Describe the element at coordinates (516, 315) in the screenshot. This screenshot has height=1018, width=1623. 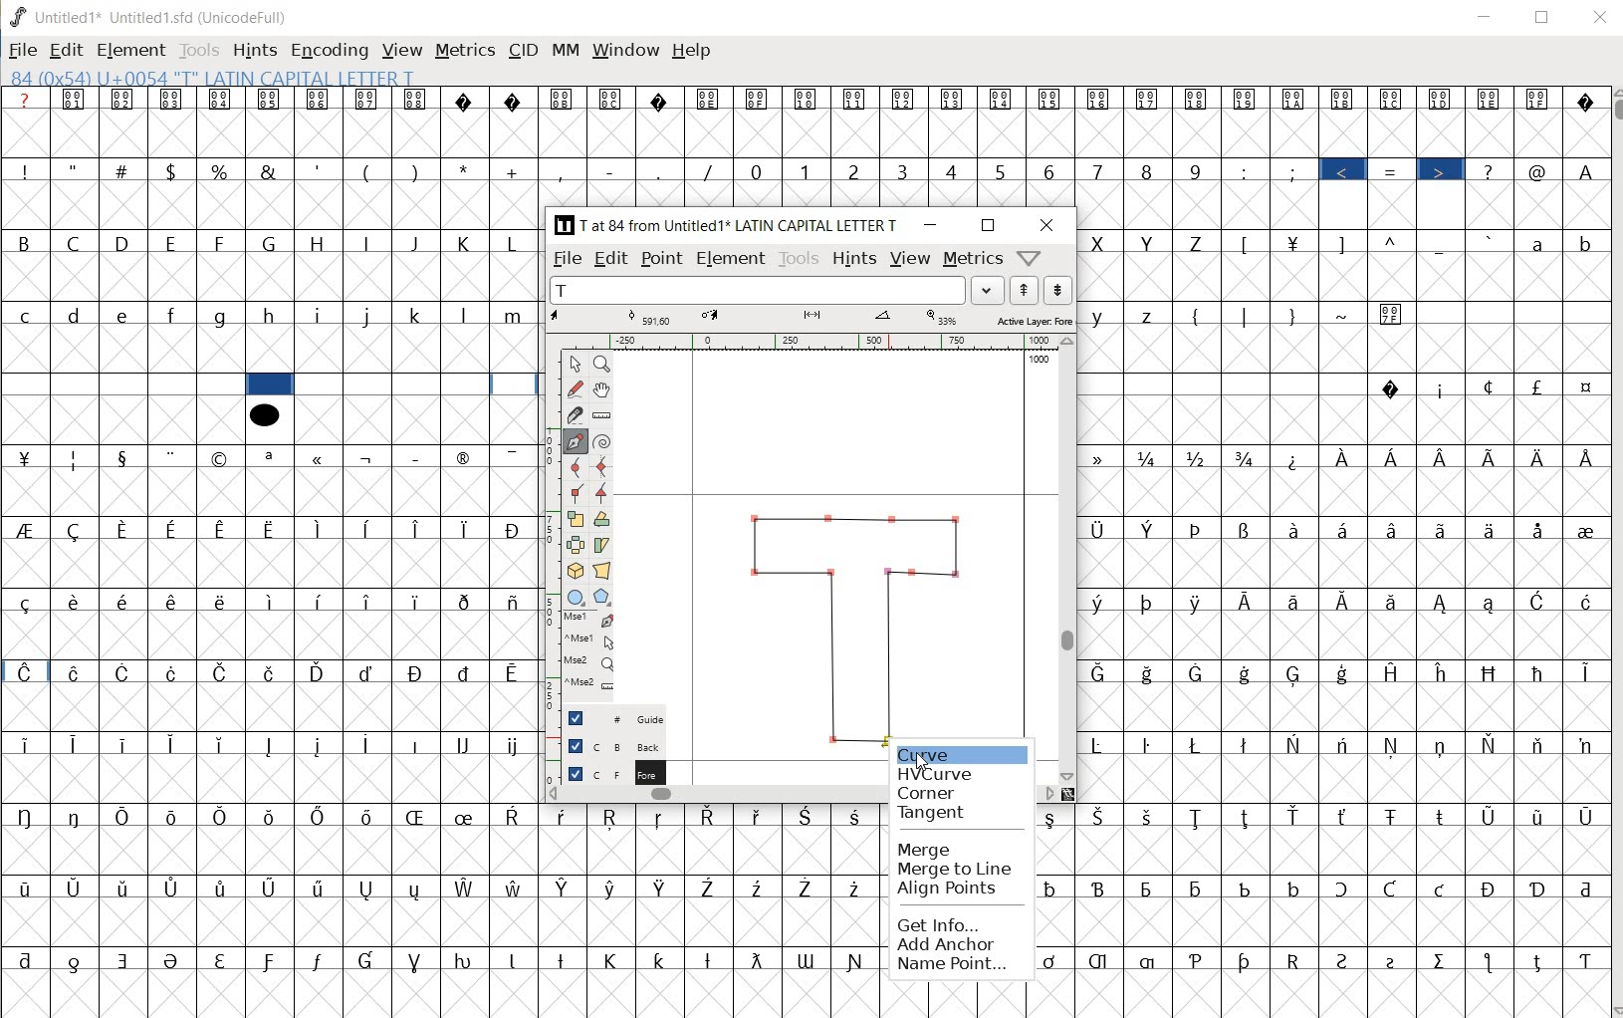
I see `m` at that location.